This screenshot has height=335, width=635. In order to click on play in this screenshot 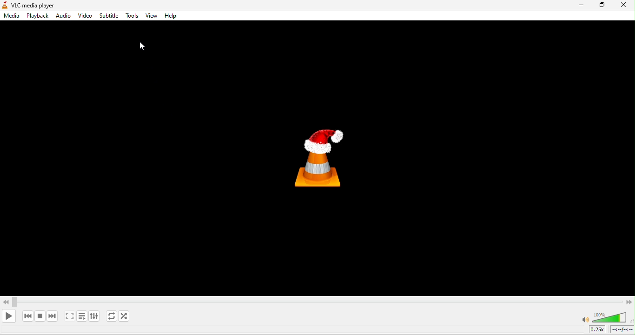, I will do `click(9, 316)`.